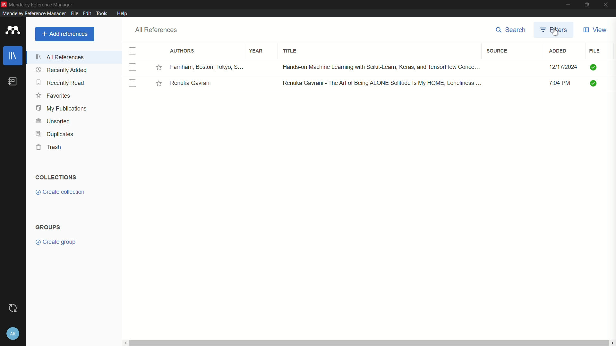  What do you see at coordinates (595, 30) in the screenshot?
I see `view` at bounding box center [595, 30].